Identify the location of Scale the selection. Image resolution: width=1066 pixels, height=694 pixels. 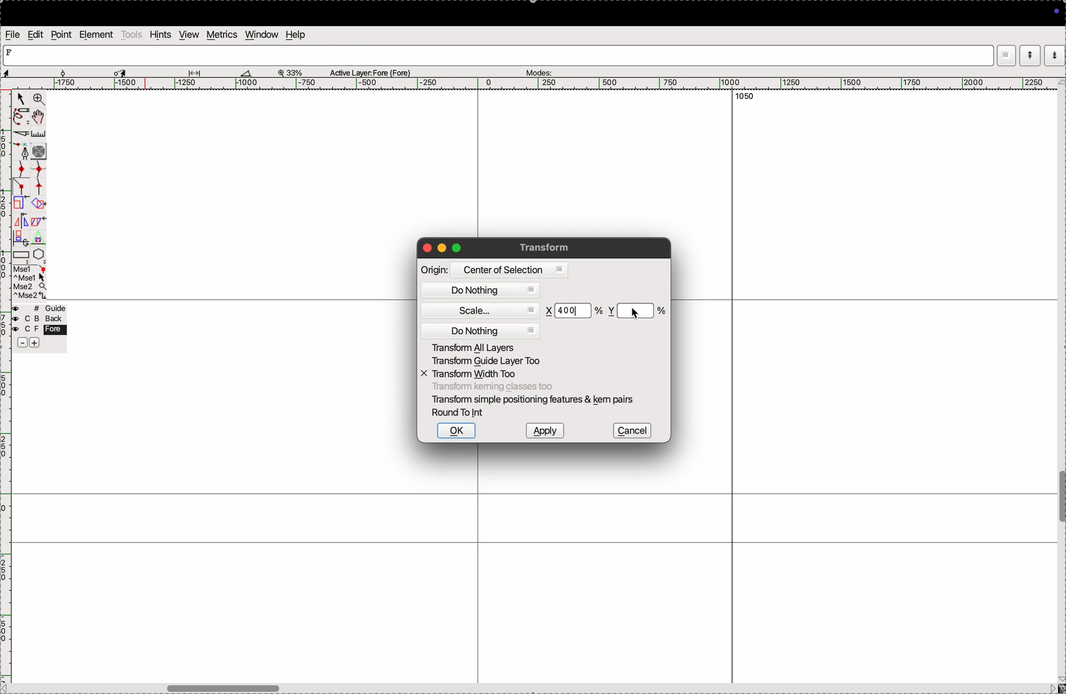
(21, 205).